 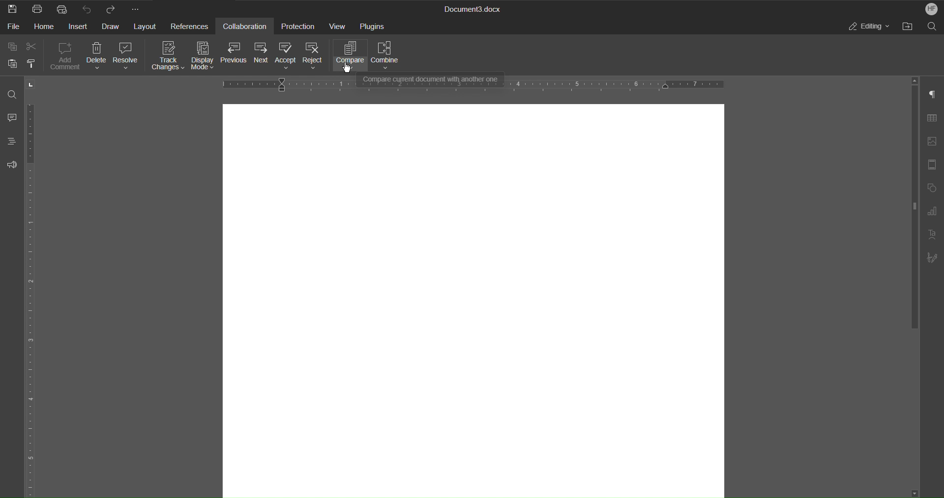 What do you see at coordinates (14, 63) in the screenshot?
I see `Paste` at bounding box center [14, 63].